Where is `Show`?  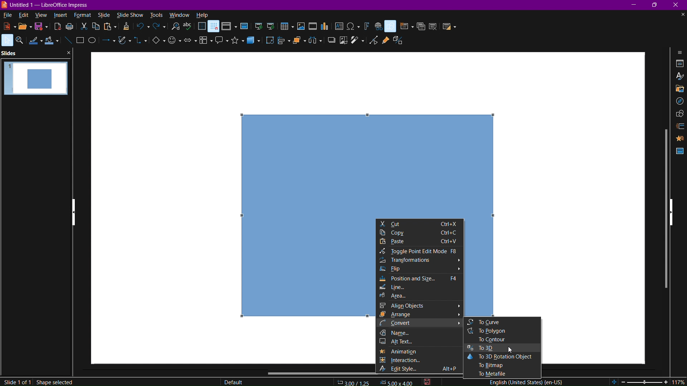
Show is located at coordinates (74, 213).